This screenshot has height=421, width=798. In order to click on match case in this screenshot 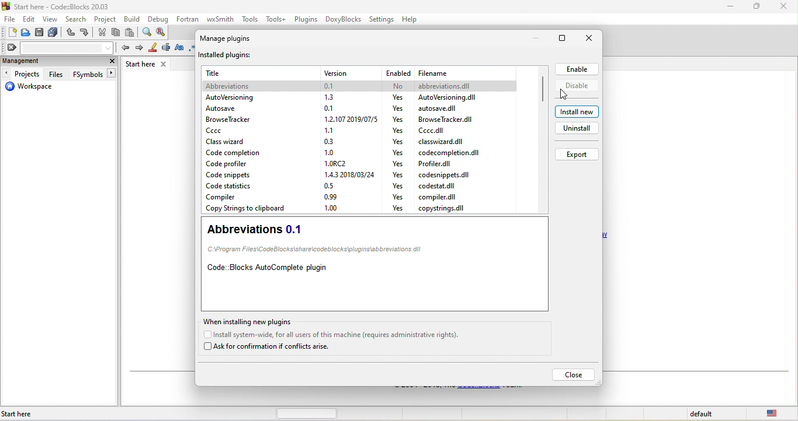, I will do `click(179, 48)`.